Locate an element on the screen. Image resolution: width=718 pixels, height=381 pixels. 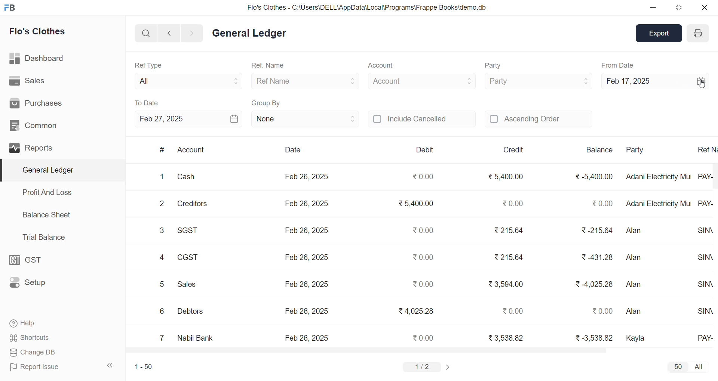
Feb 26, 2025 is located at coordinates (308, 231).